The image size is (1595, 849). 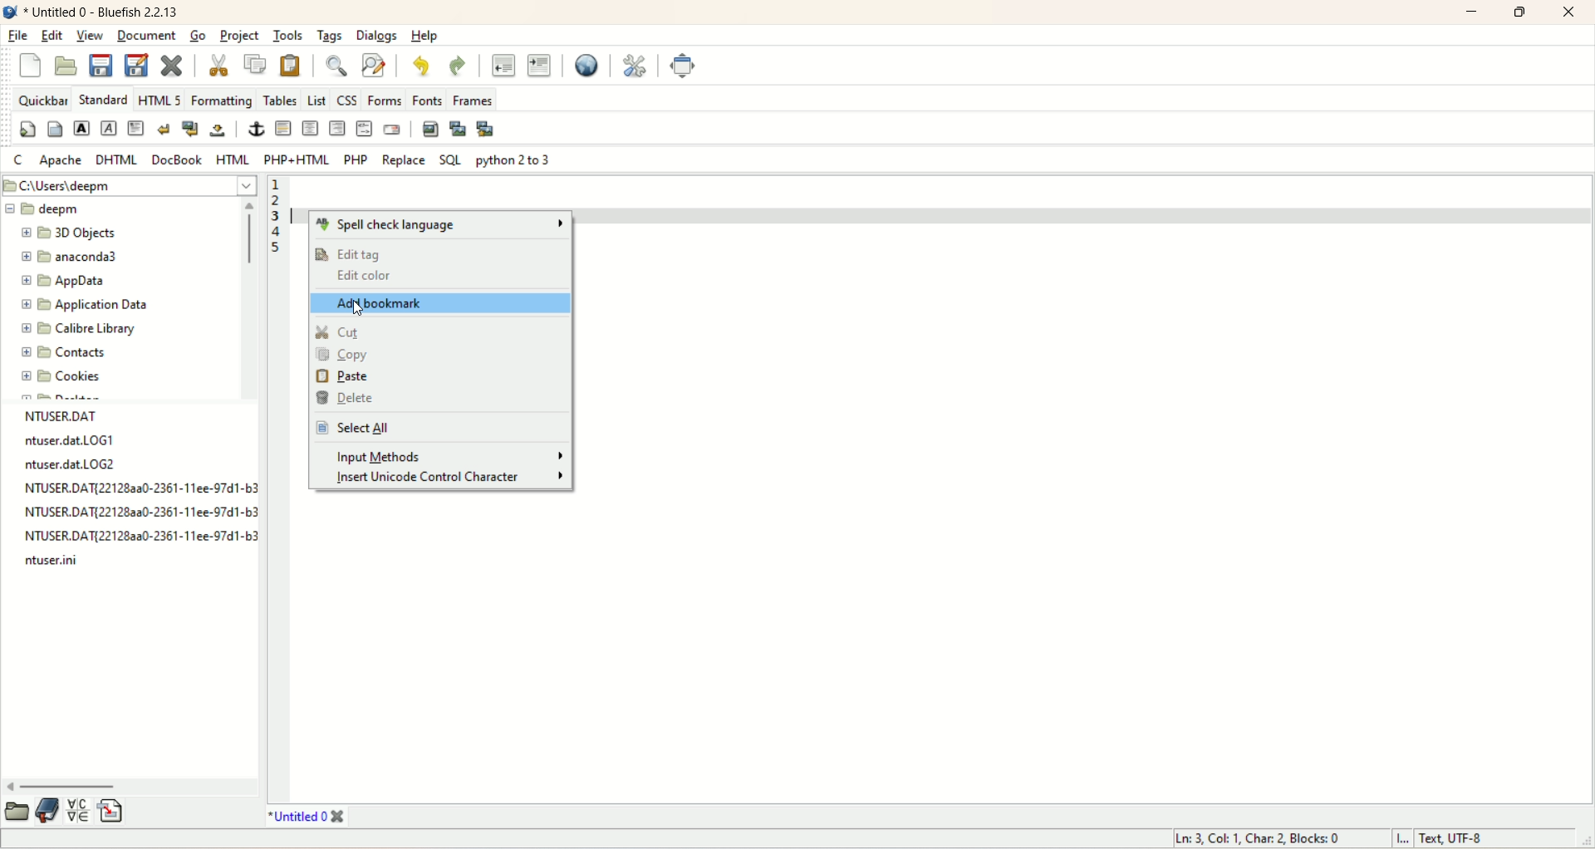 I want to click on insert special character, so click(x=79, y=811).